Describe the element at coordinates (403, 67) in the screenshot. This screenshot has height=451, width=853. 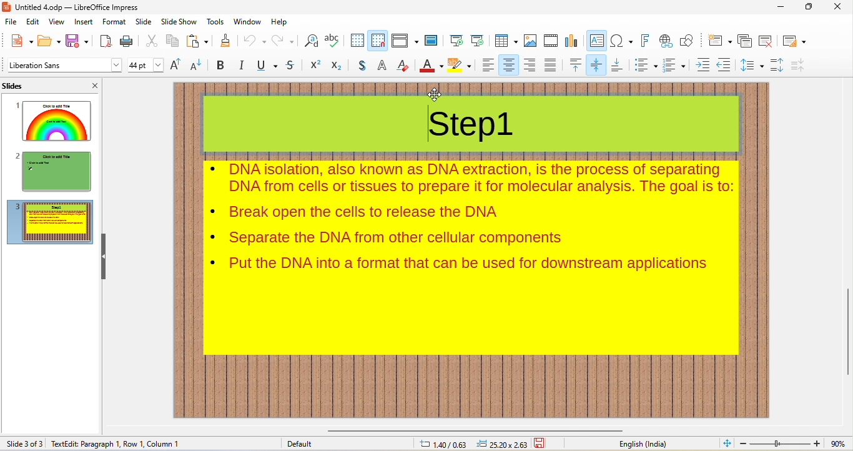
I see `clear direct formatting` at that location.